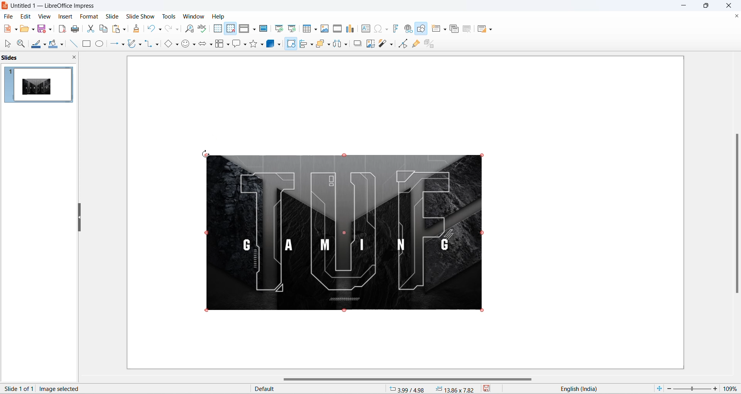  What do you see at coordinates (481, 233) in the screenshot?
I see `image selection markup` at bounding box center [481, 233].